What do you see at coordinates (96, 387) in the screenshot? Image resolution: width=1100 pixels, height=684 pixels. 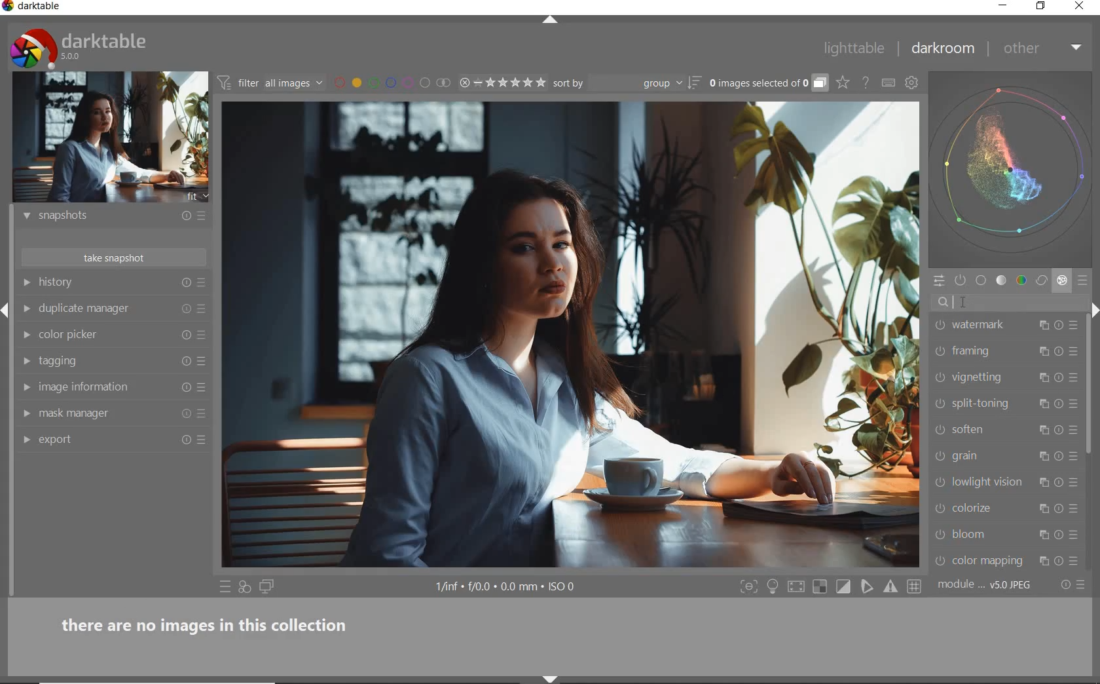 I see `image information` at bounding box center [96, 387].